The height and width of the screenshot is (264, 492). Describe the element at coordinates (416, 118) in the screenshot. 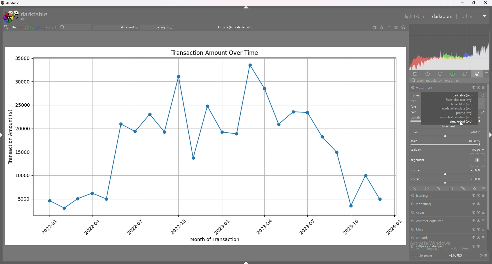

I see `opacity` at that location.